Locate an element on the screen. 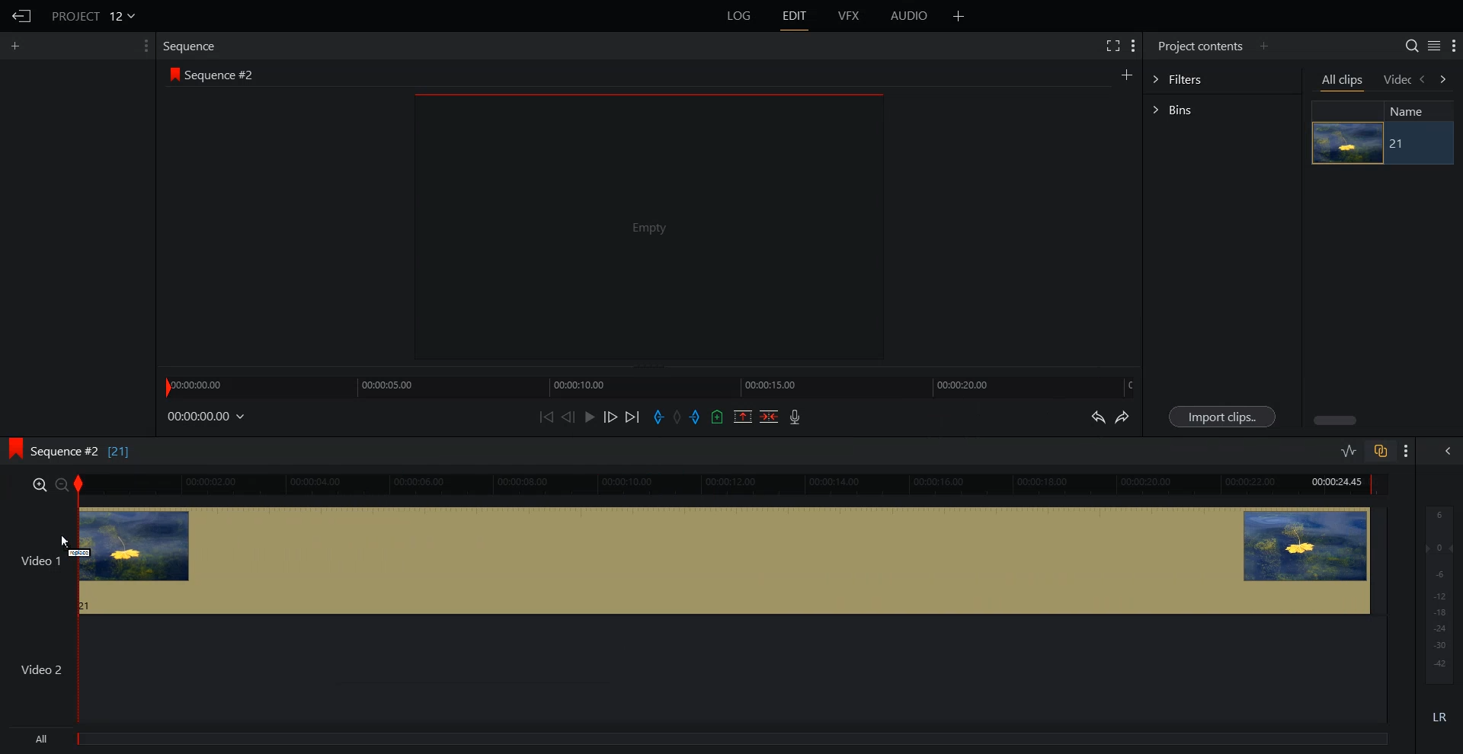  Sequence #2 is located at coordinates (224, 75).